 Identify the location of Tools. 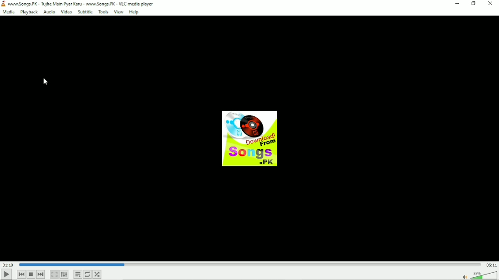
(103, 12).